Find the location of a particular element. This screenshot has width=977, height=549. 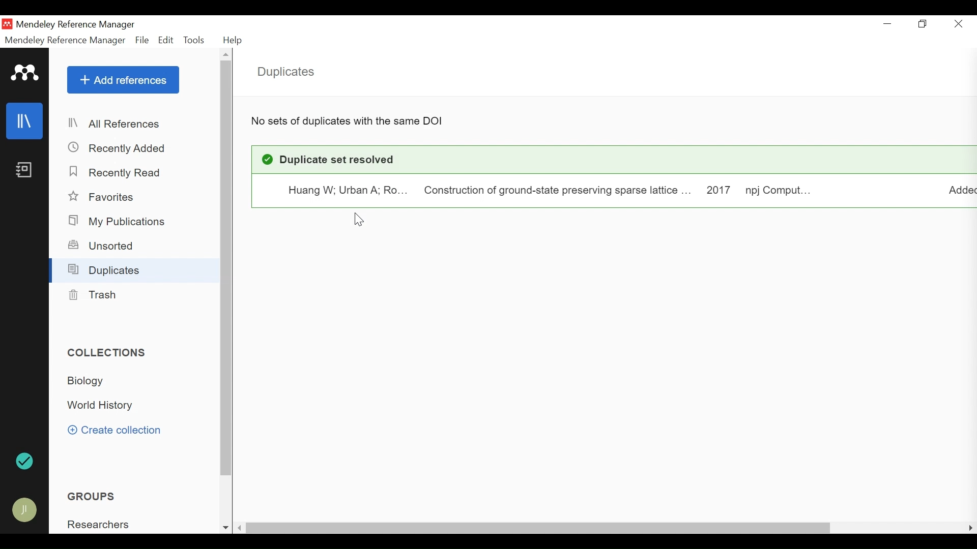

Scroll up is located at coordinates (226, 56).